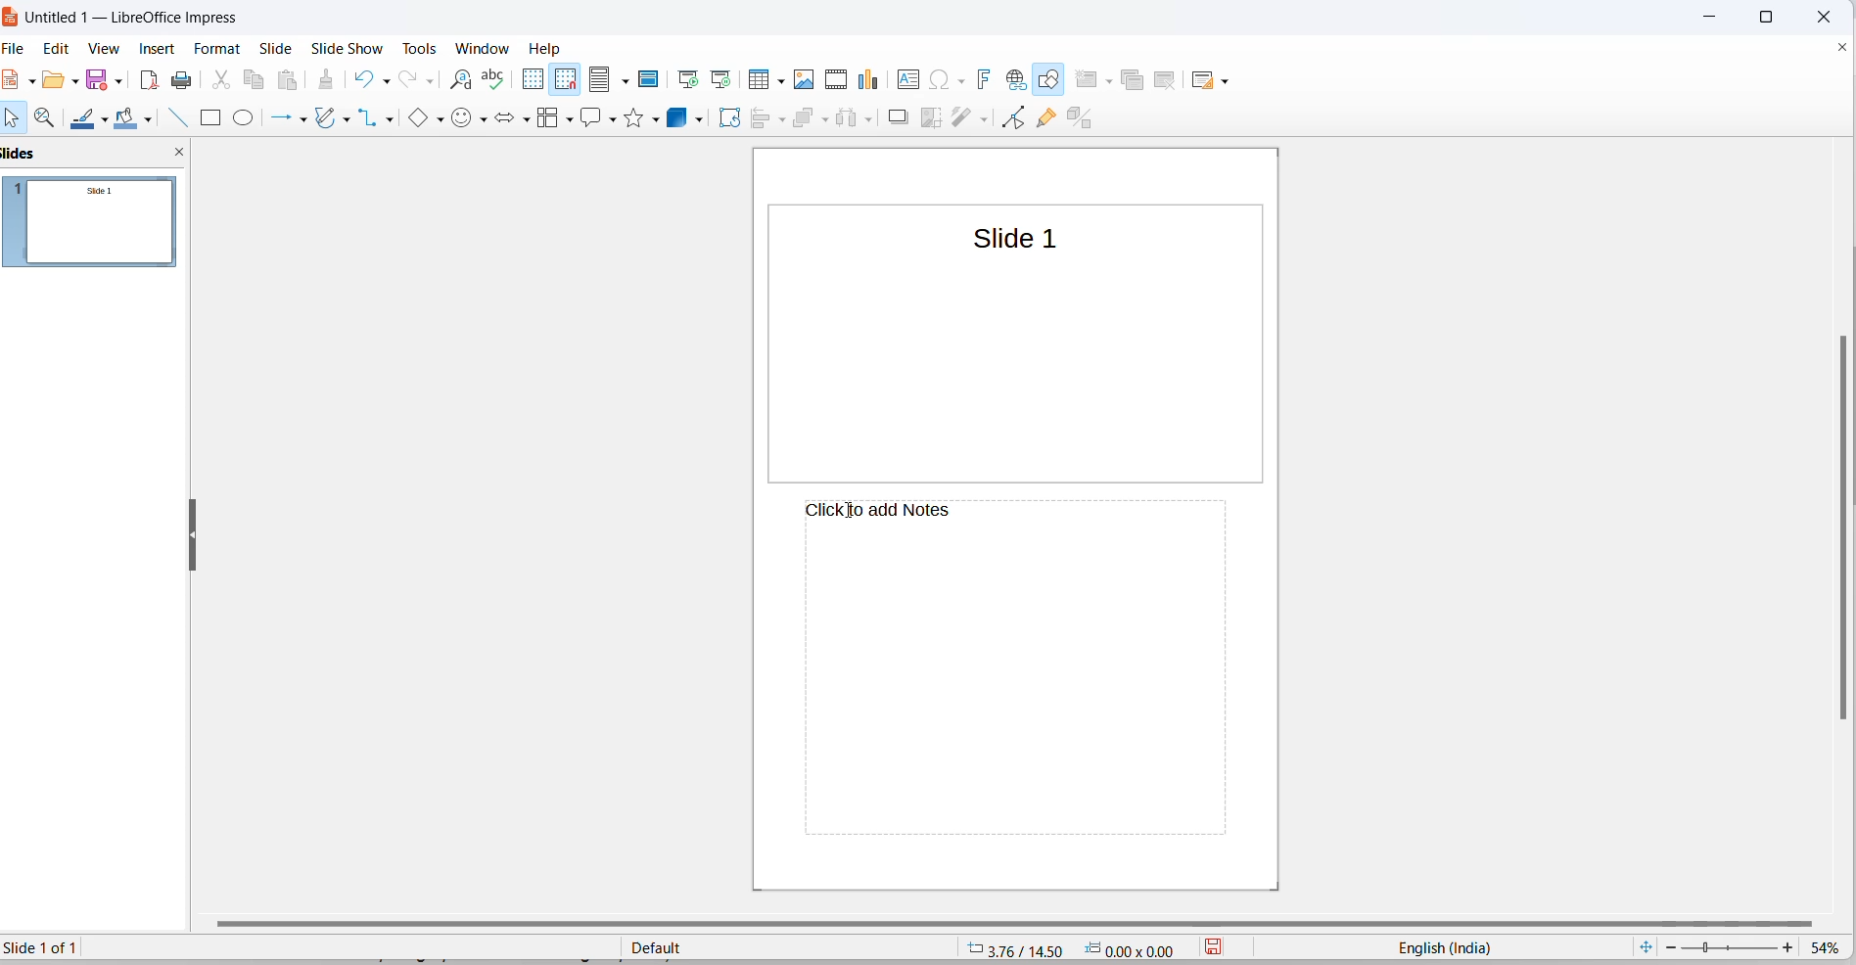 The height and width of the screenshot is (965, 1856). I want to click on save, so click(98, 78).